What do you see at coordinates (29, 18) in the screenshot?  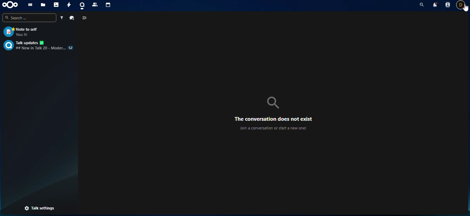 I see `search box` at bounding box center [29, 18].